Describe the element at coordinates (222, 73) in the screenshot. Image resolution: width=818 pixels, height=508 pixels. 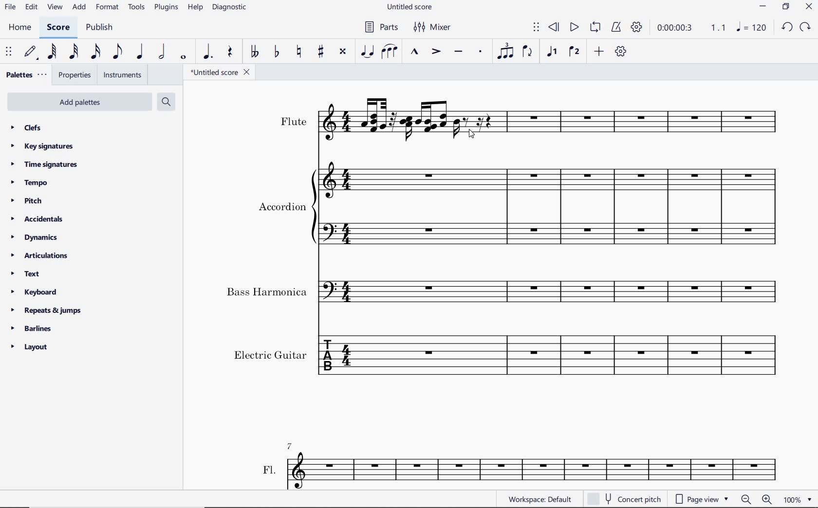
I see `file name` at that location.